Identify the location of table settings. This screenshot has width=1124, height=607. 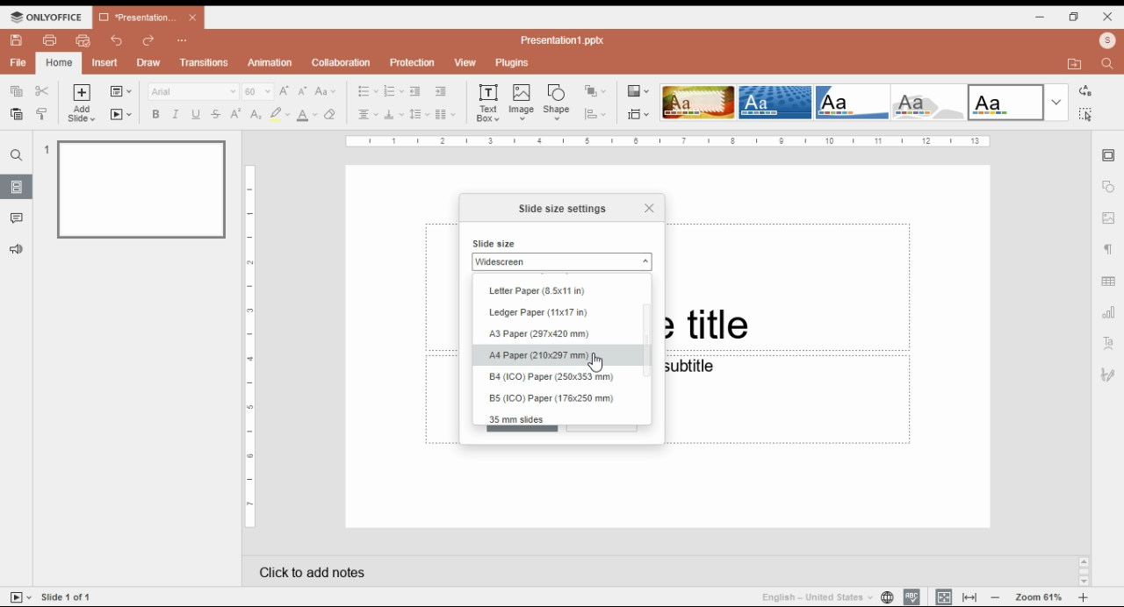
(1110, 283).